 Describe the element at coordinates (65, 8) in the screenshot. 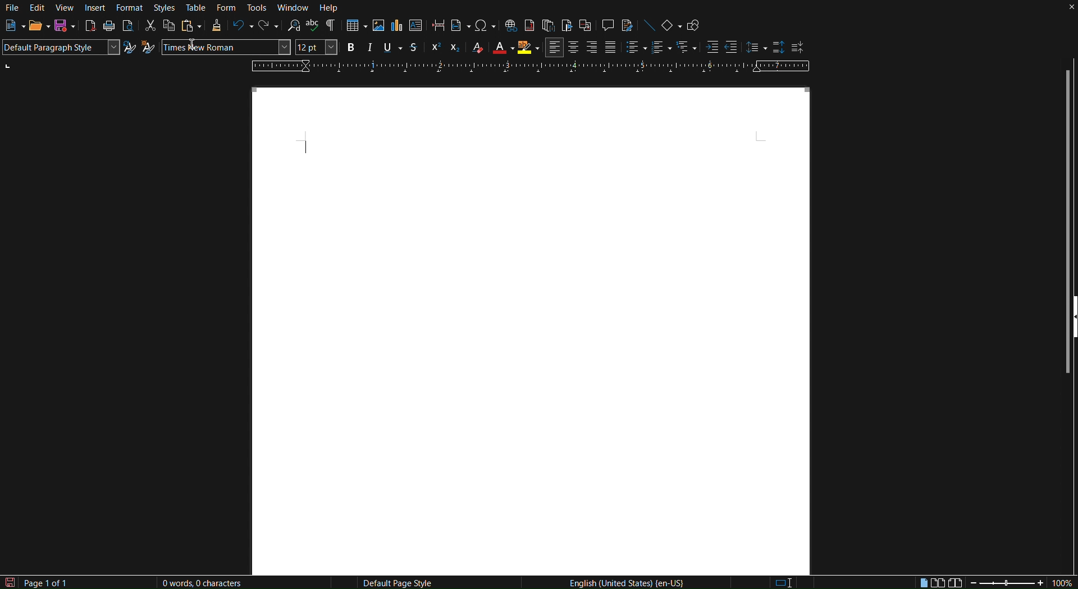

I see `View` at that location.